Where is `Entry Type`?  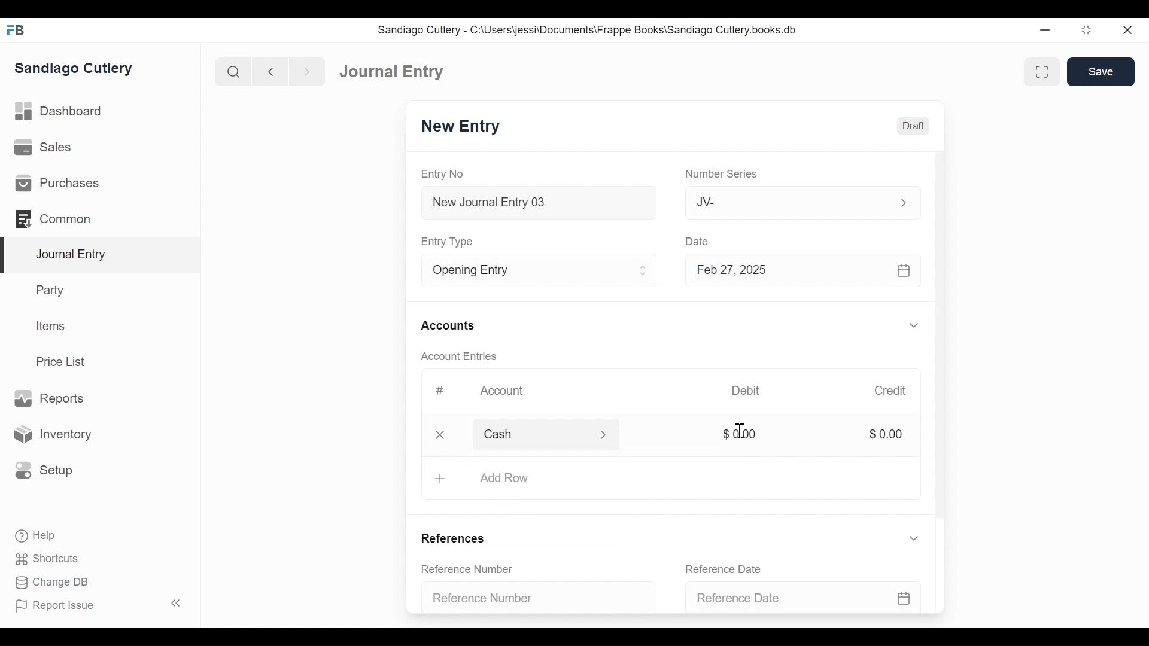
Entry Type is located at coordinates (523, 270).